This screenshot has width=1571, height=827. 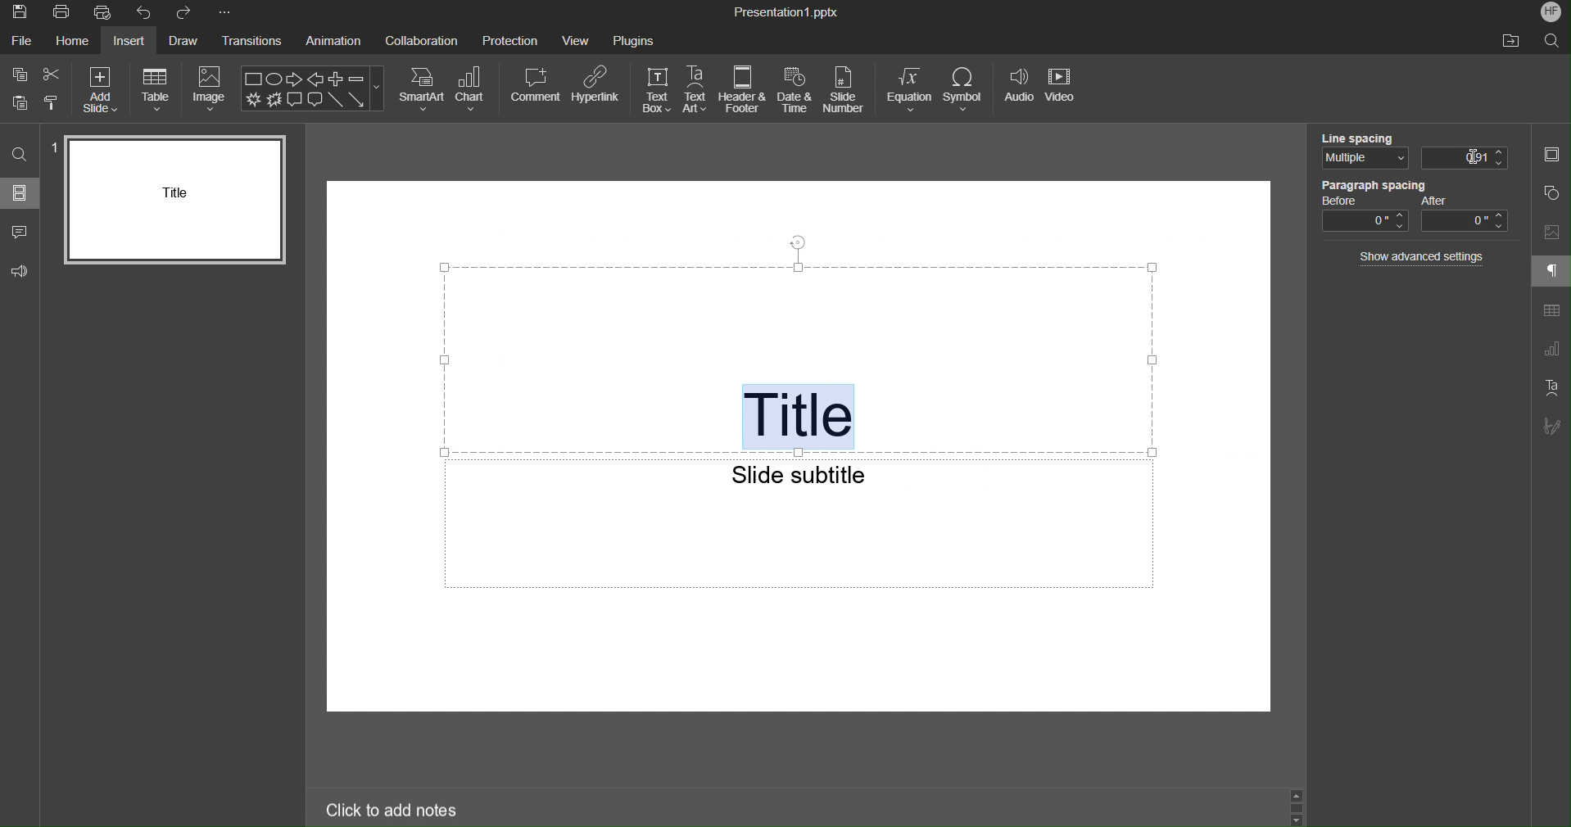 I want to click on Equation, so click(x=910, y=91).